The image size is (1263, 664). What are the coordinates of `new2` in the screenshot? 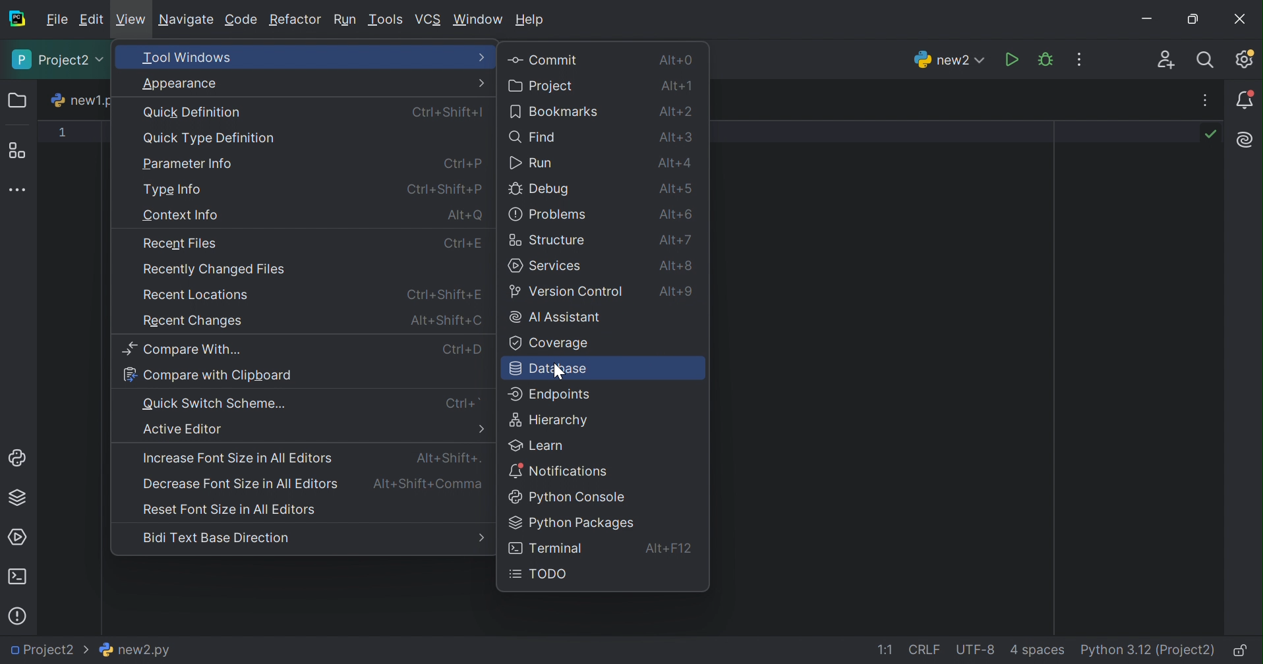 It's located at (950, 59).